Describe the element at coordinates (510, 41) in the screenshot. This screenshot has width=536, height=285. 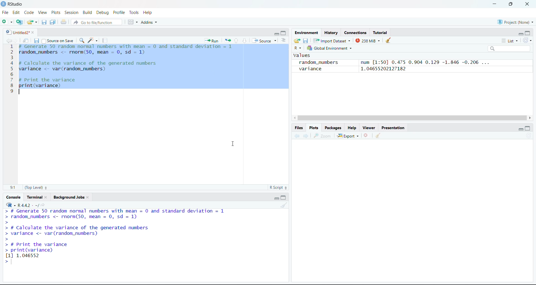
I see `List` at that location.